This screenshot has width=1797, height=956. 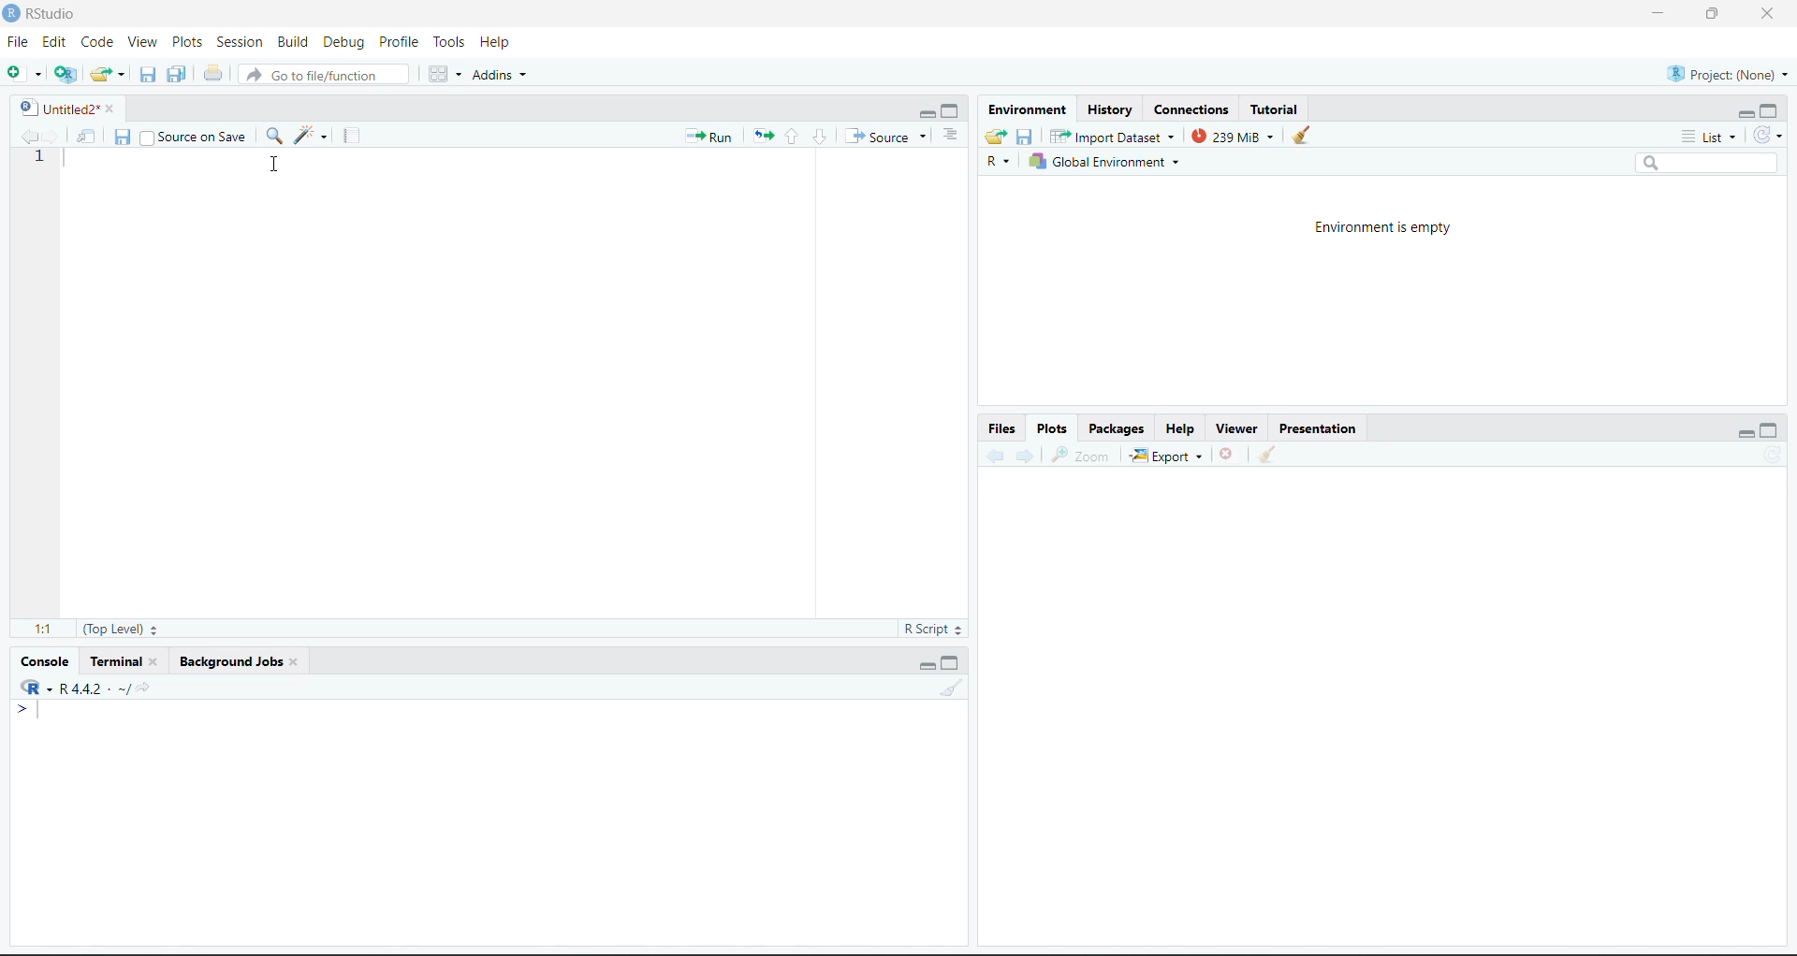 I want to click on Show document outline (Ctrl + Shift + O), so click(x=957, y=134).